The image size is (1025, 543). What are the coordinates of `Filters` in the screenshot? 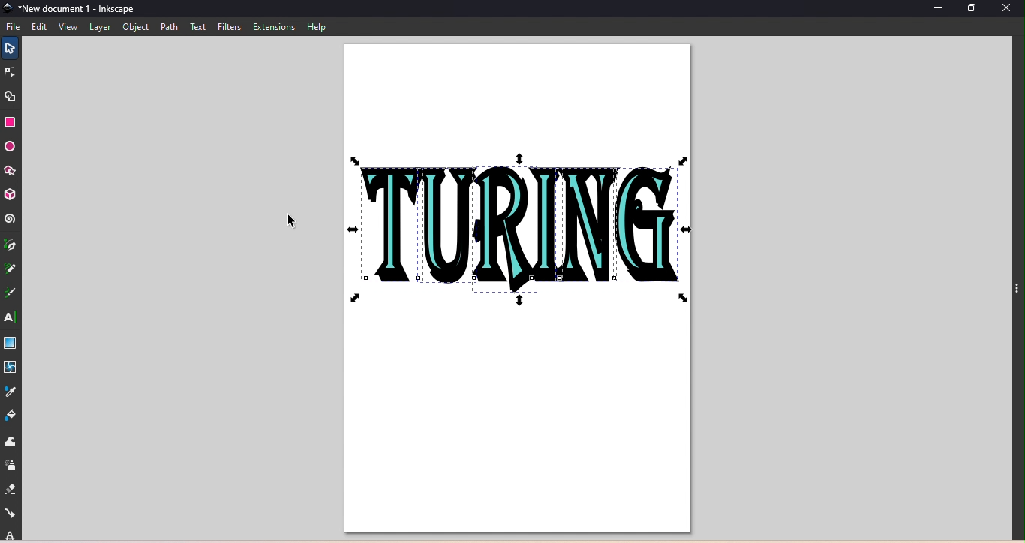 It's located at (228, 25).